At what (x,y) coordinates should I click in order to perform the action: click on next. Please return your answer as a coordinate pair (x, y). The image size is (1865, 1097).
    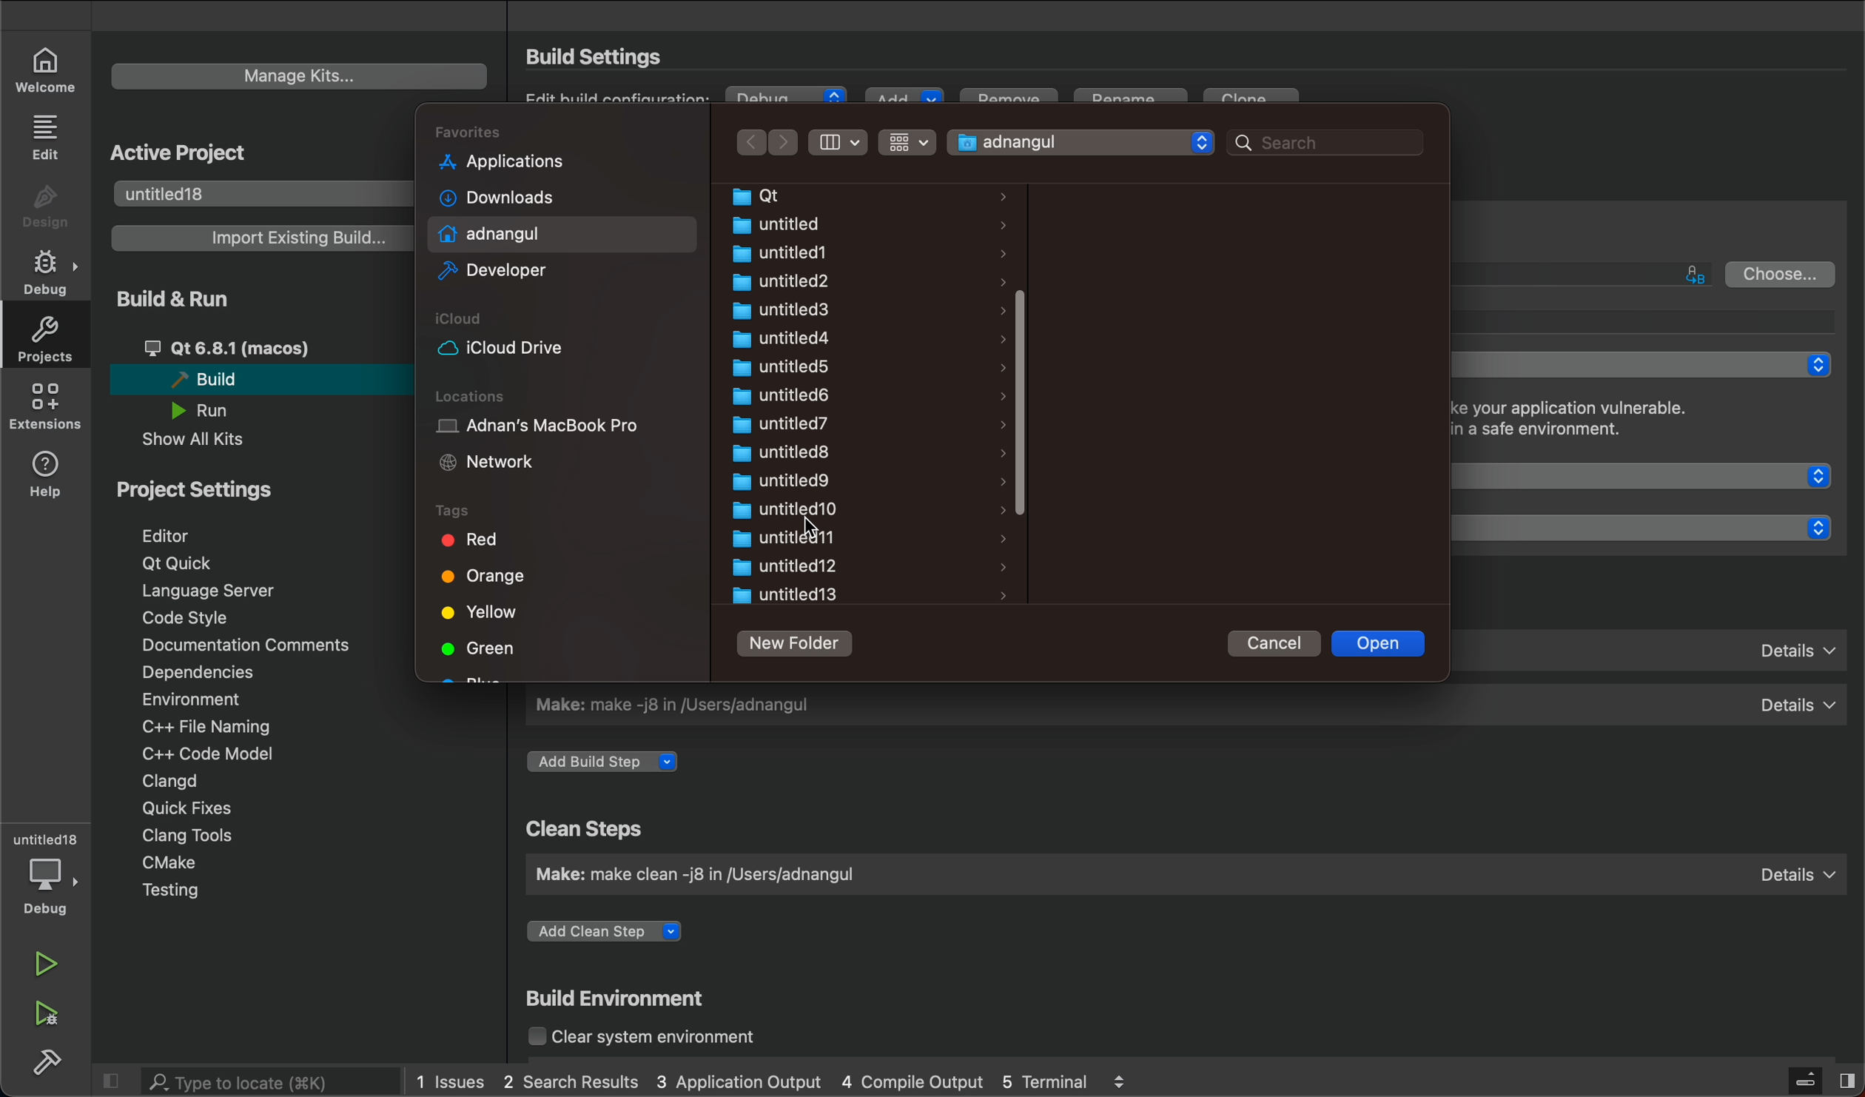
    Looking at the image, I should click on (786, 143).